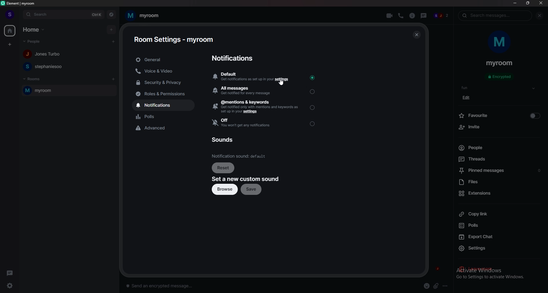 The height and width of the screenshot is (293, 548). I want to click on info, so click(412, 16).